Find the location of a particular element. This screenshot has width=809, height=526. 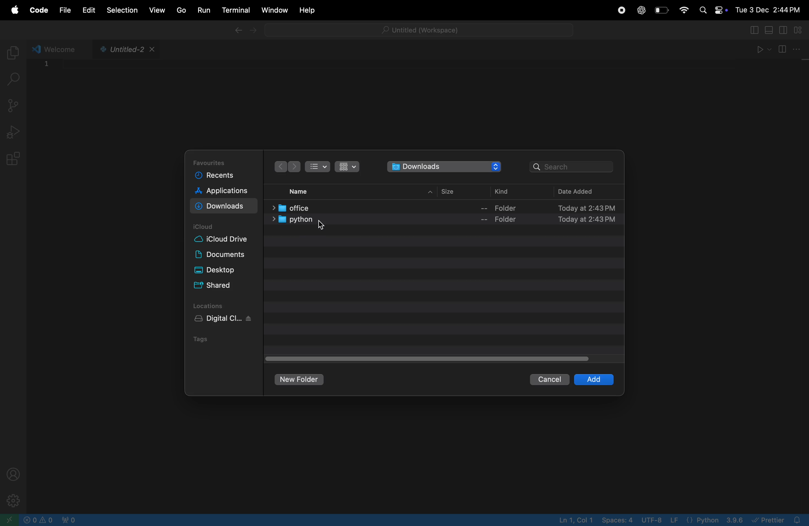

no active ports is located at coordinates (71, 520).